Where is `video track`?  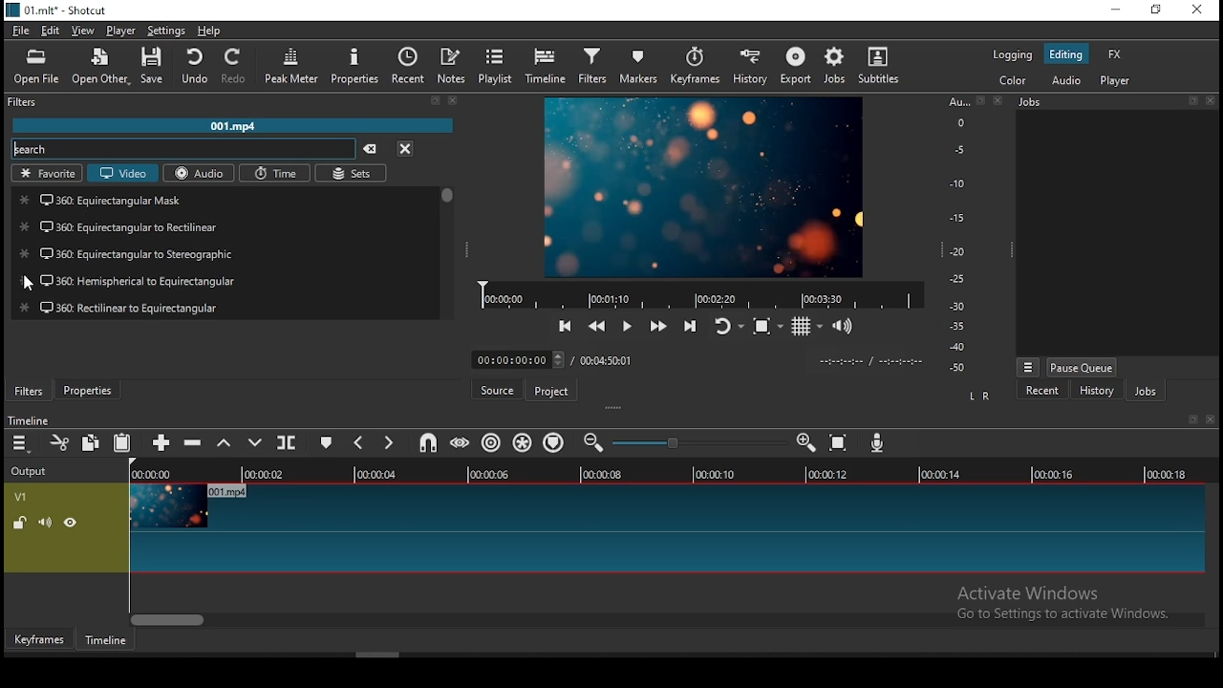 video track is located at coordinates (607, 527).